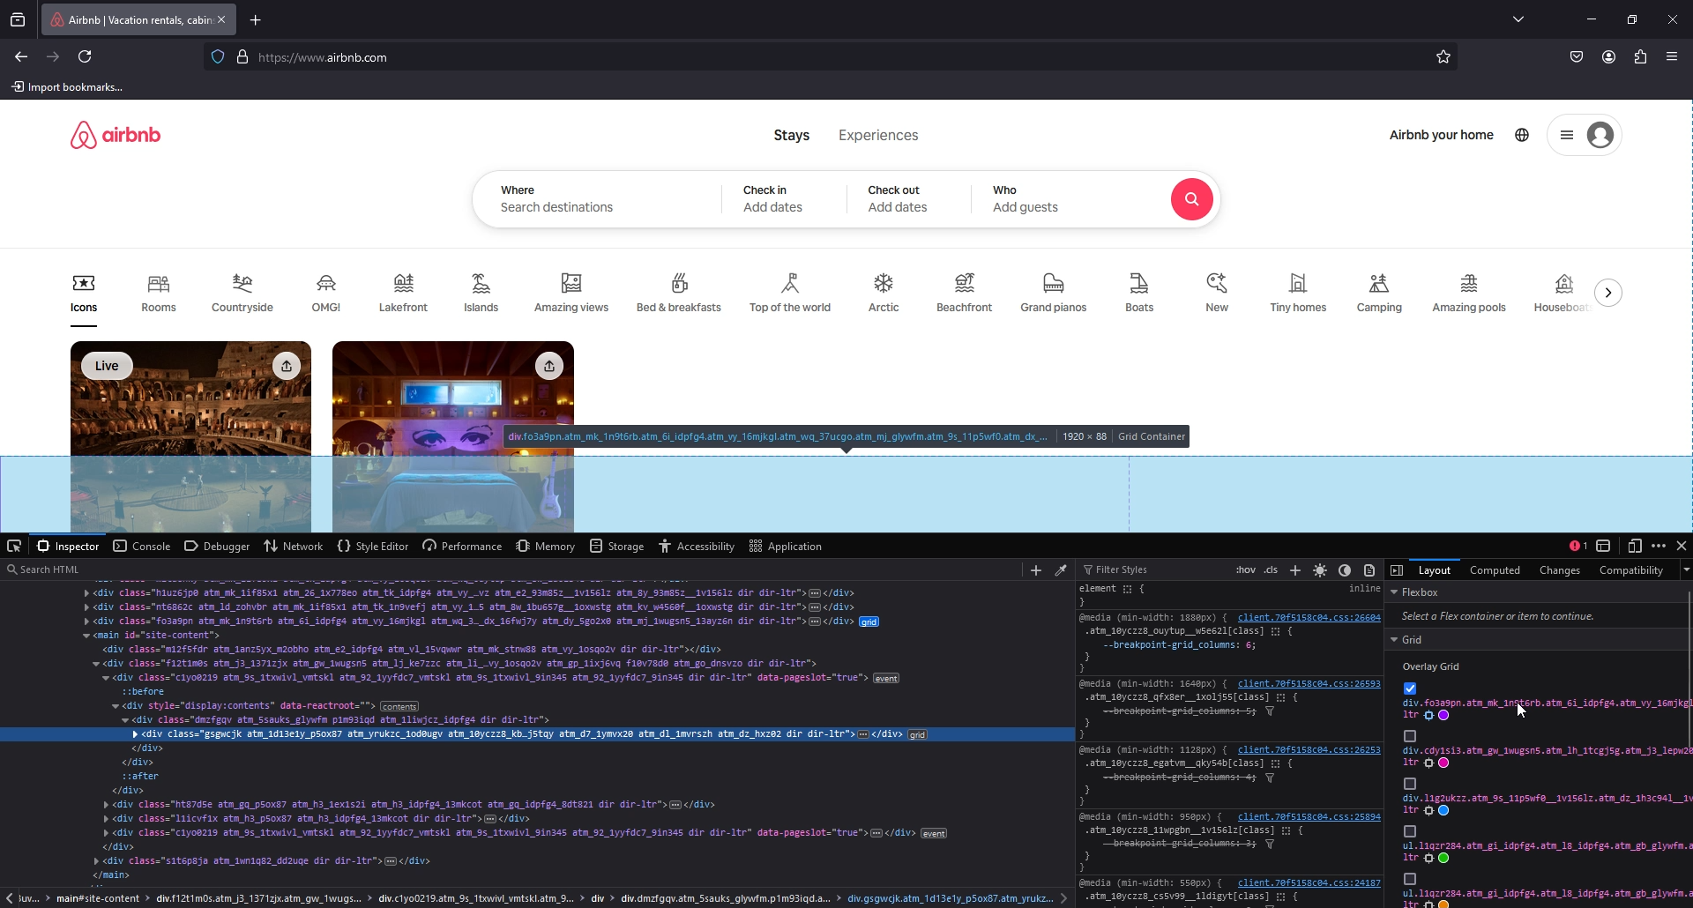 This screenshot has height=908, width=1693. What do you see at coordinates (537, 735) in the screenshot?
I see `code` at bounding box center [537, 735].